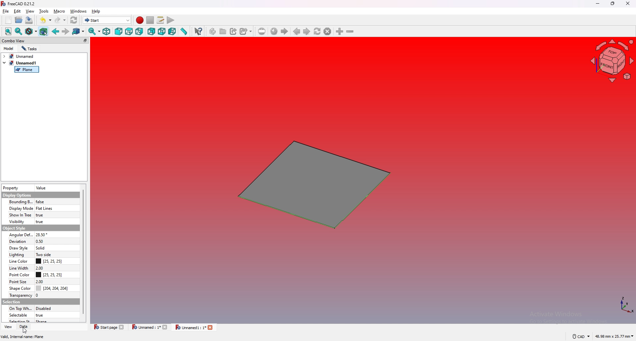 The width and height of the screenshot is (636, 341). I want to click on record macros, so click(140, 20).